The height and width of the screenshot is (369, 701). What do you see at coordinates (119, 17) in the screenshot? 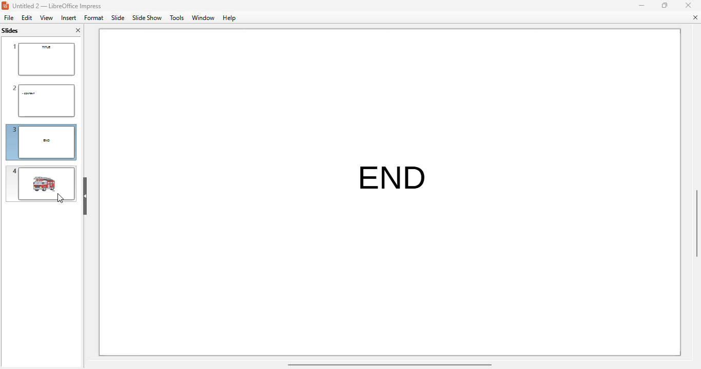
I see `slide` at bounding box center [119, 17].